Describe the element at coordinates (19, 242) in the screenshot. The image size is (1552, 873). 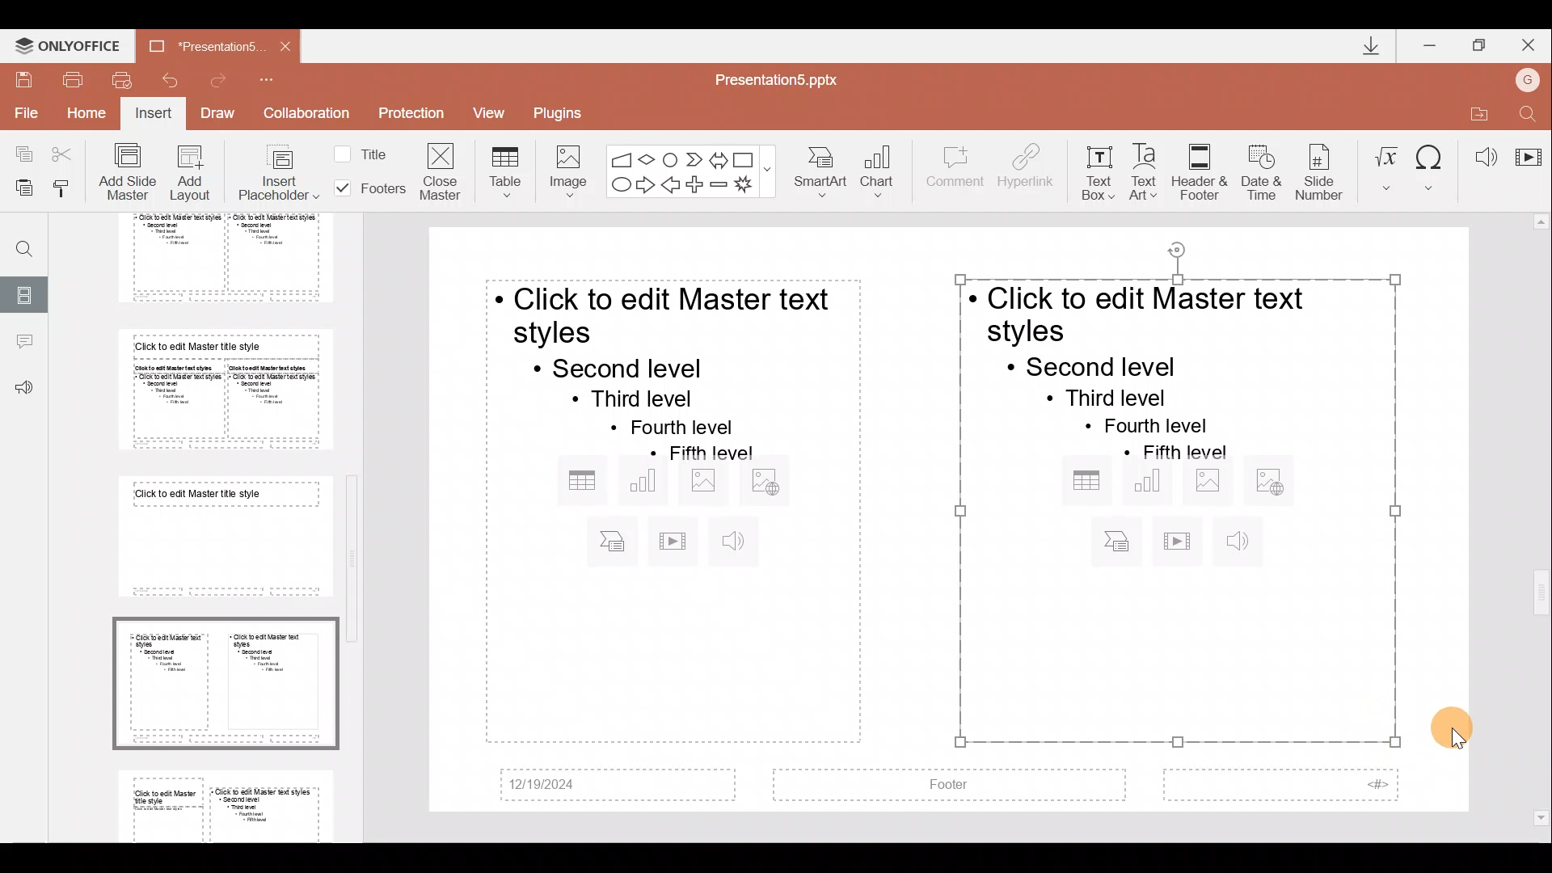
I see `Find` at that location.